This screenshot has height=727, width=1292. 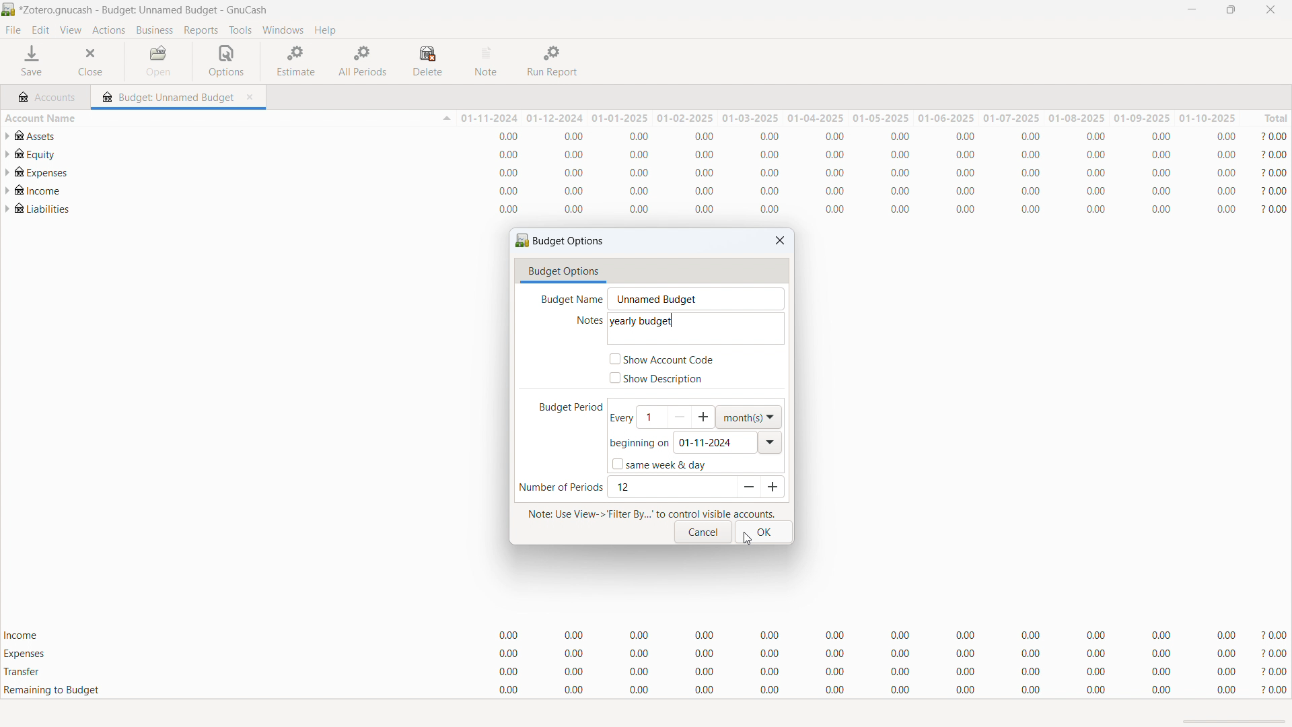 I want to click on Income totals, so click(x=646, y=636).